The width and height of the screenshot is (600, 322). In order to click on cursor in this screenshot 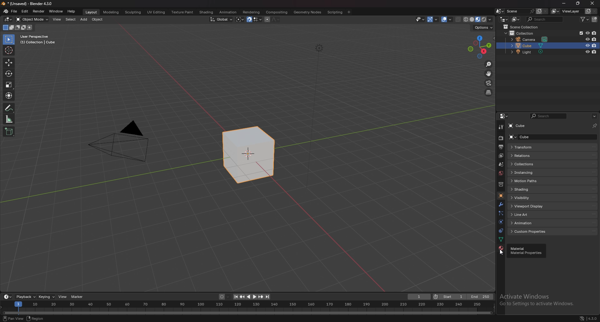, I will do `click(501, 254)`.